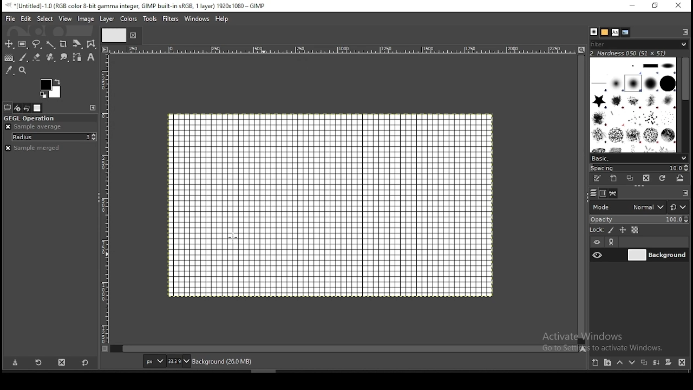  What do you see at coordinates (657, 255) in the screenshot?
I see `layer` at bounding box center [657, 255].